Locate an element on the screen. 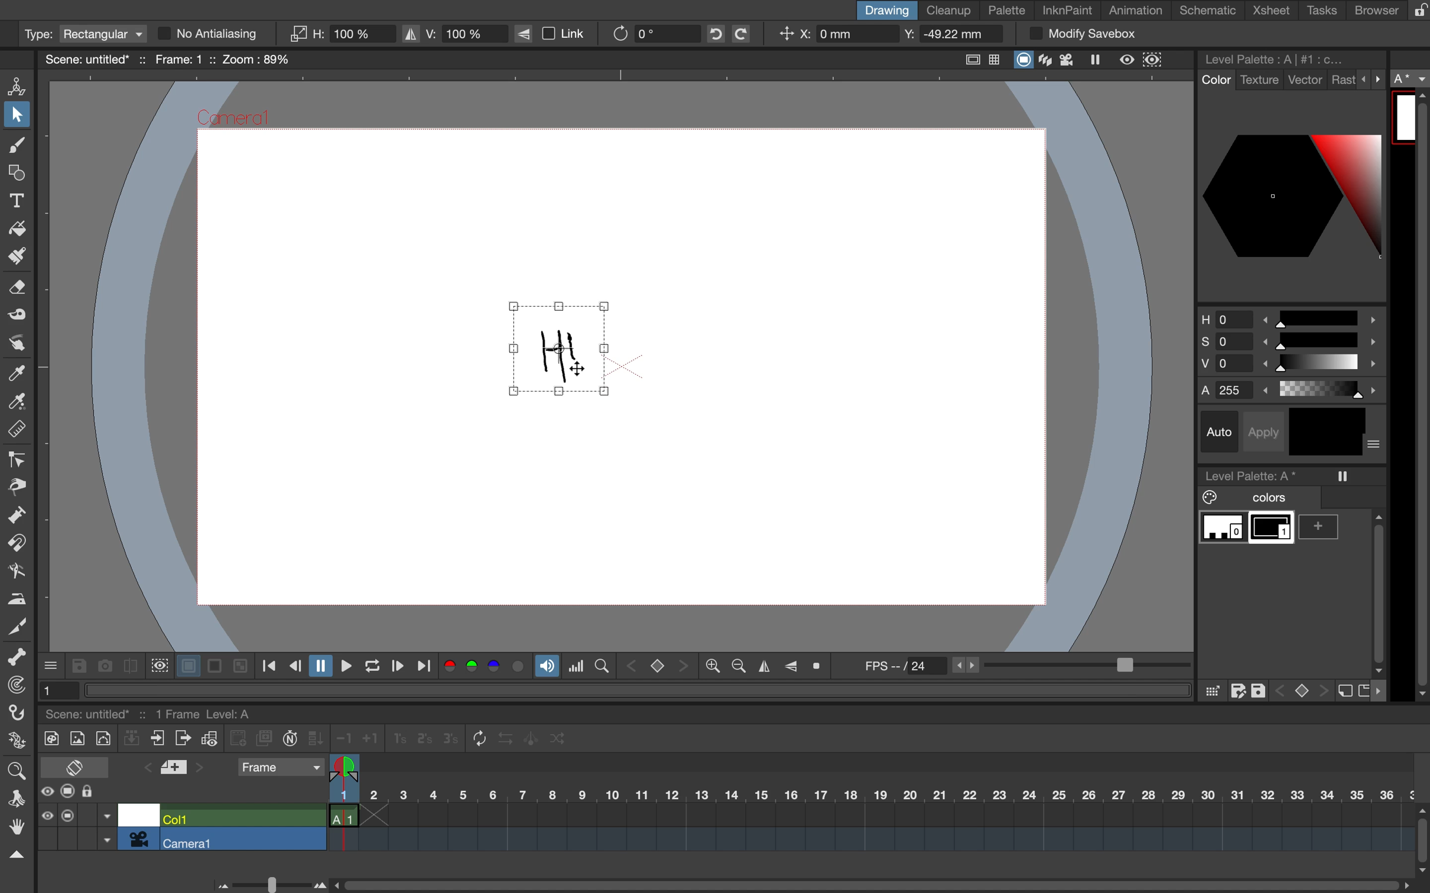  close xsubsheet is located at coordinates (158, 739).